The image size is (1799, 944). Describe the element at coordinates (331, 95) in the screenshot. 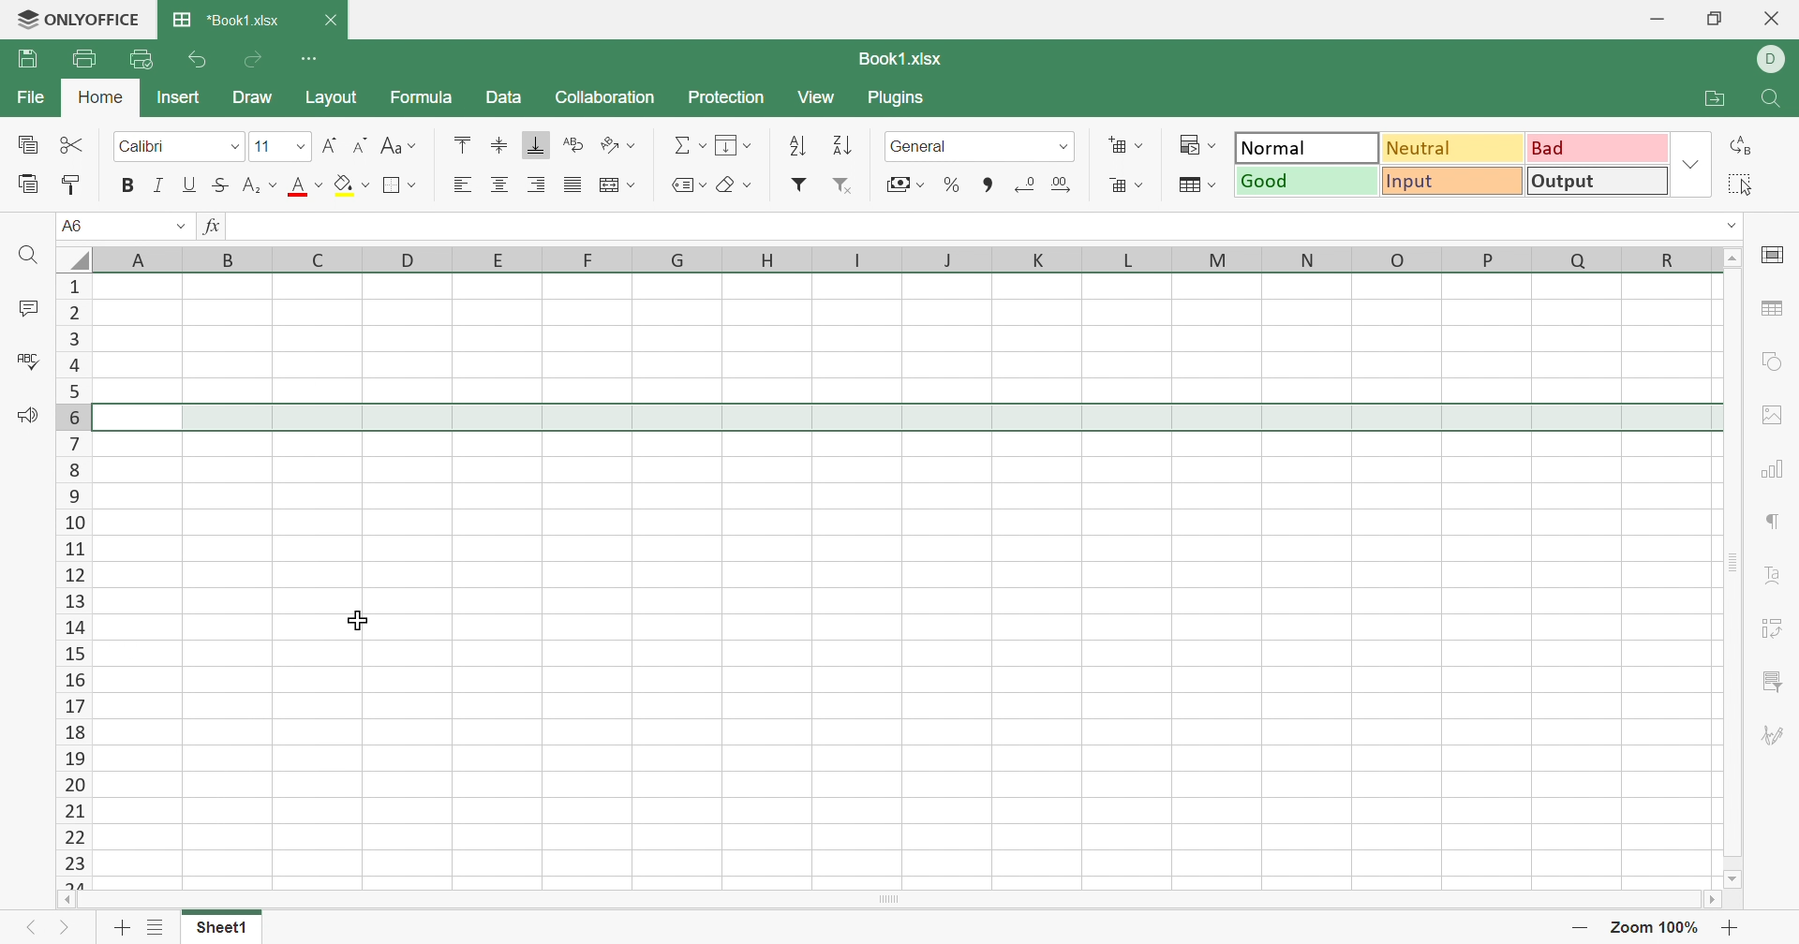

I see `Layout` at that location.